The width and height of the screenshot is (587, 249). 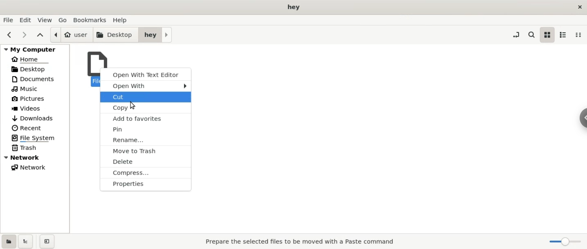 What do you see at coordinates (37, 107) in the screenshot?
I see `videos` at bounding box center [37, 107].